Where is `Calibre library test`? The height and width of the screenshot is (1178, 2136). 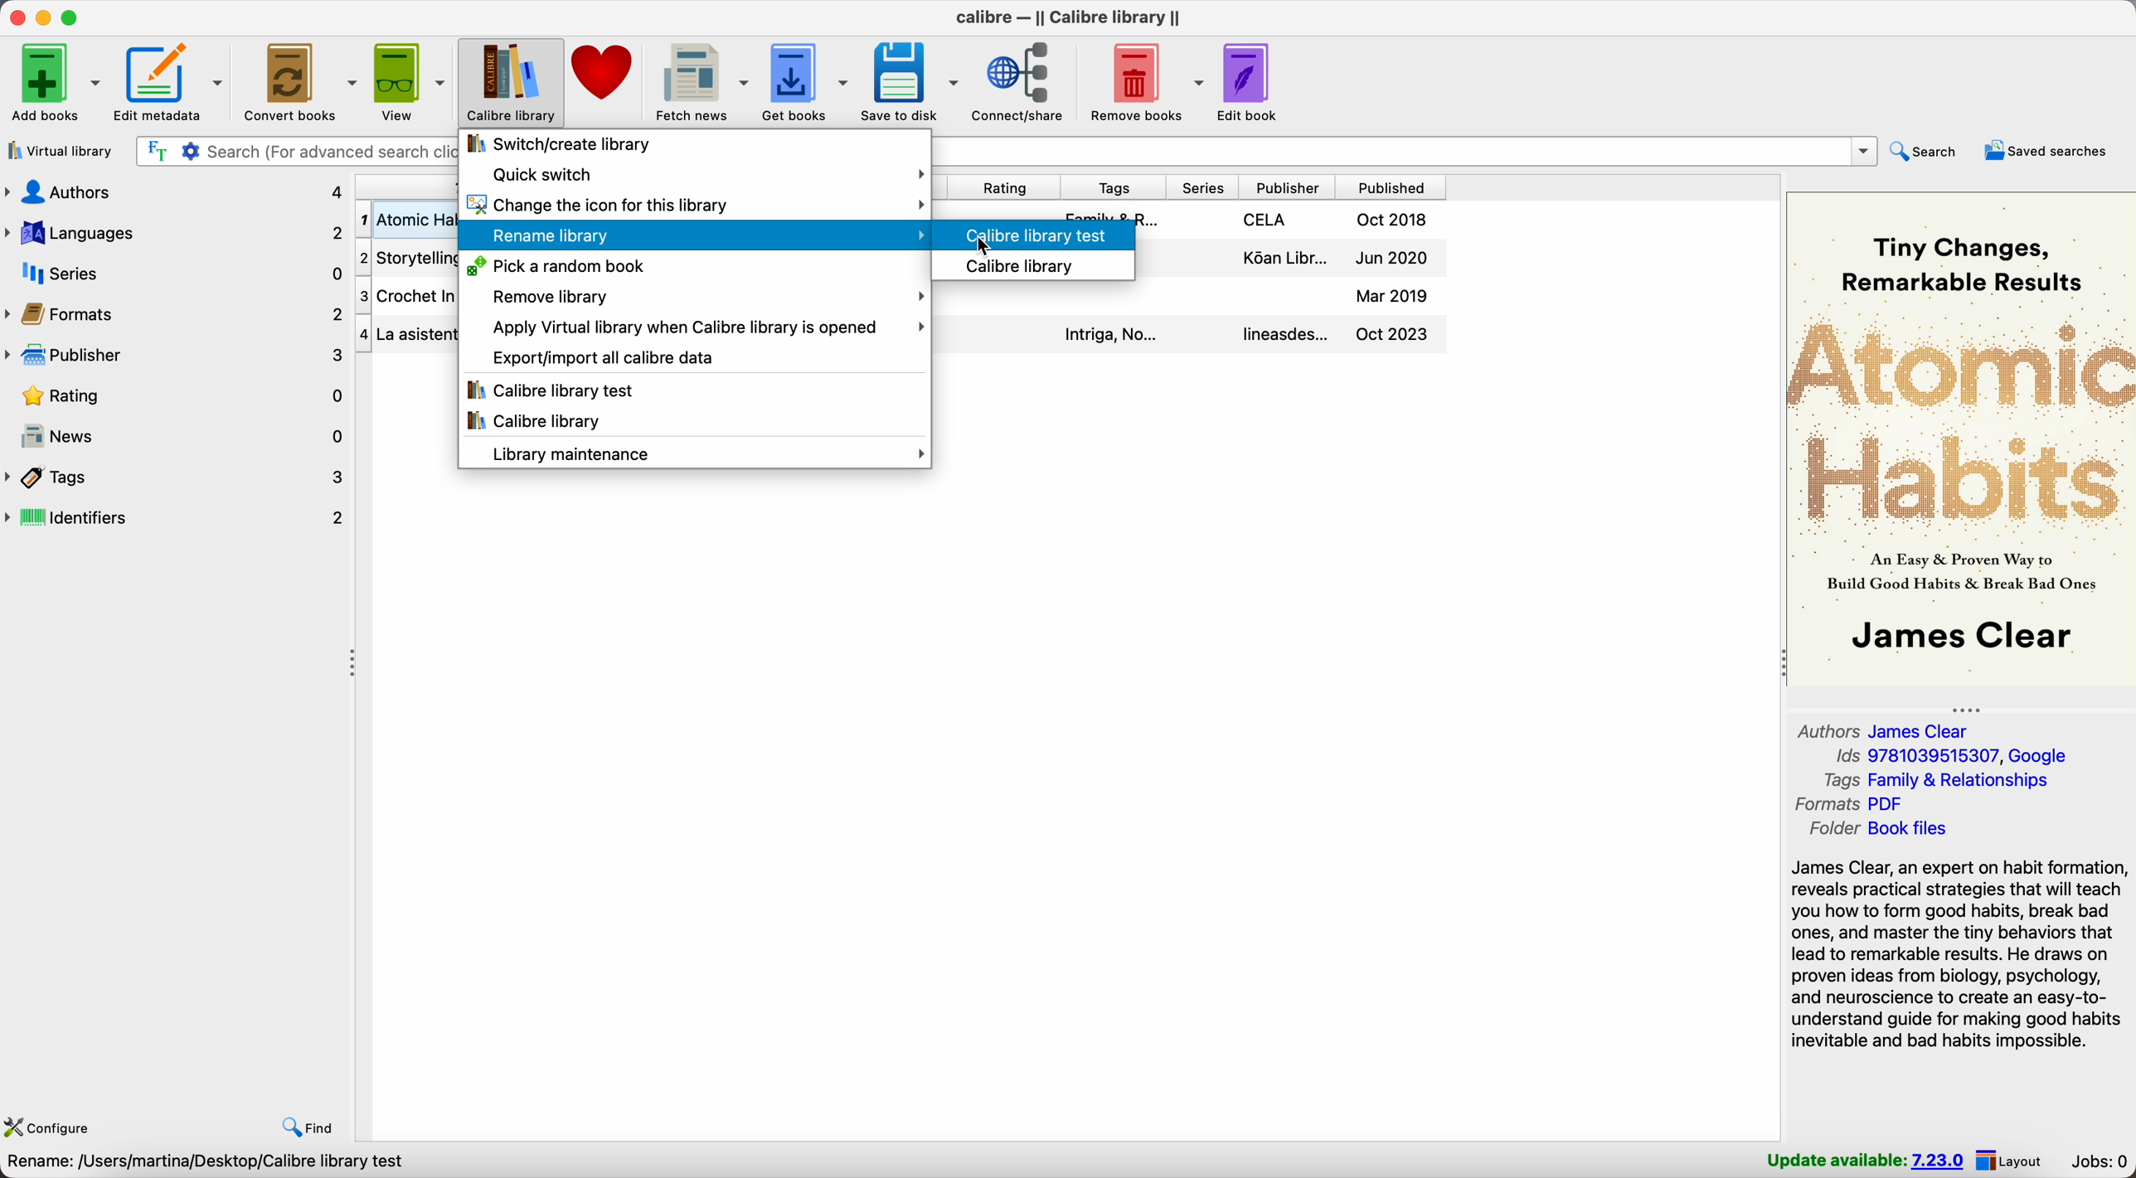 Calibre library test is located at coordinates (556, 390).